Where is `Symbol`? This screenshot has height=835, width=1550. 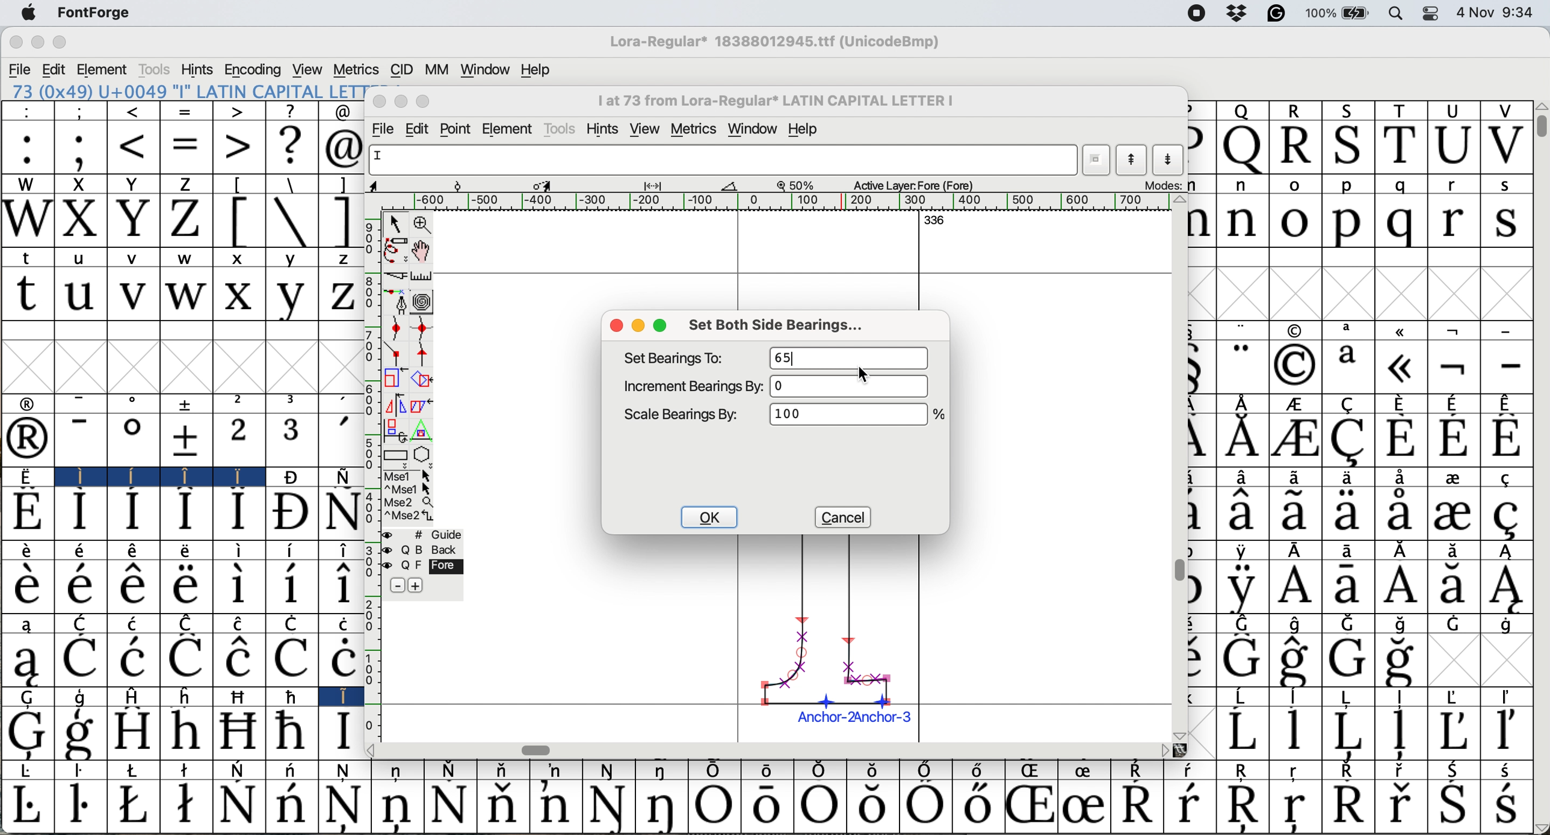
Symbol is located at coordinates (1507, 732).